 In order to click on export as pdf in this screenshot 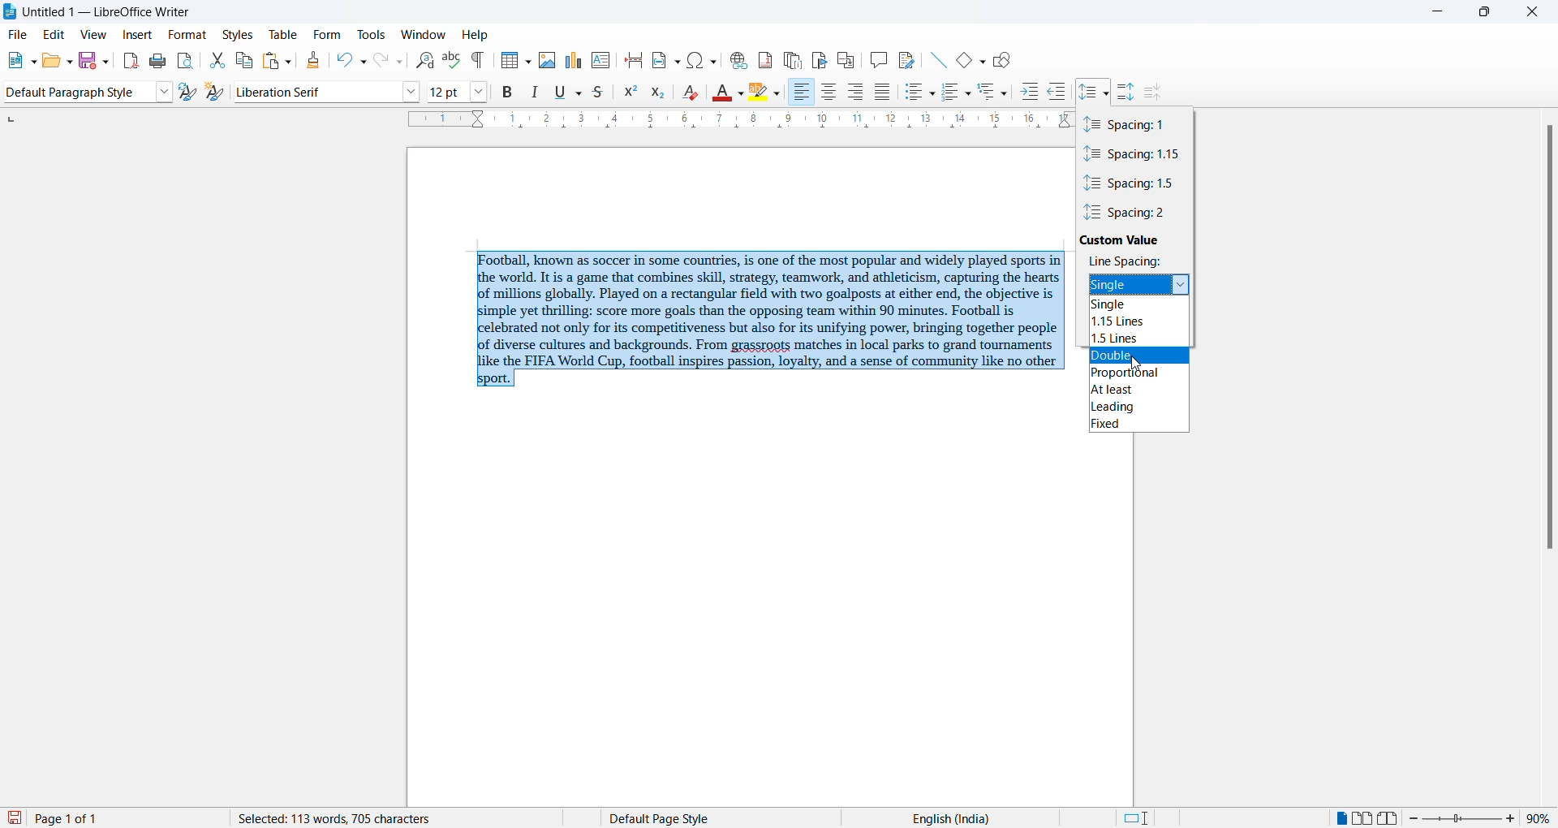, I will do `click(128, 61)`.